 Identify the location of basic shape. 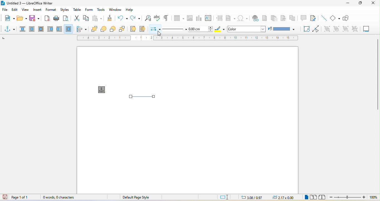
(335, 17).